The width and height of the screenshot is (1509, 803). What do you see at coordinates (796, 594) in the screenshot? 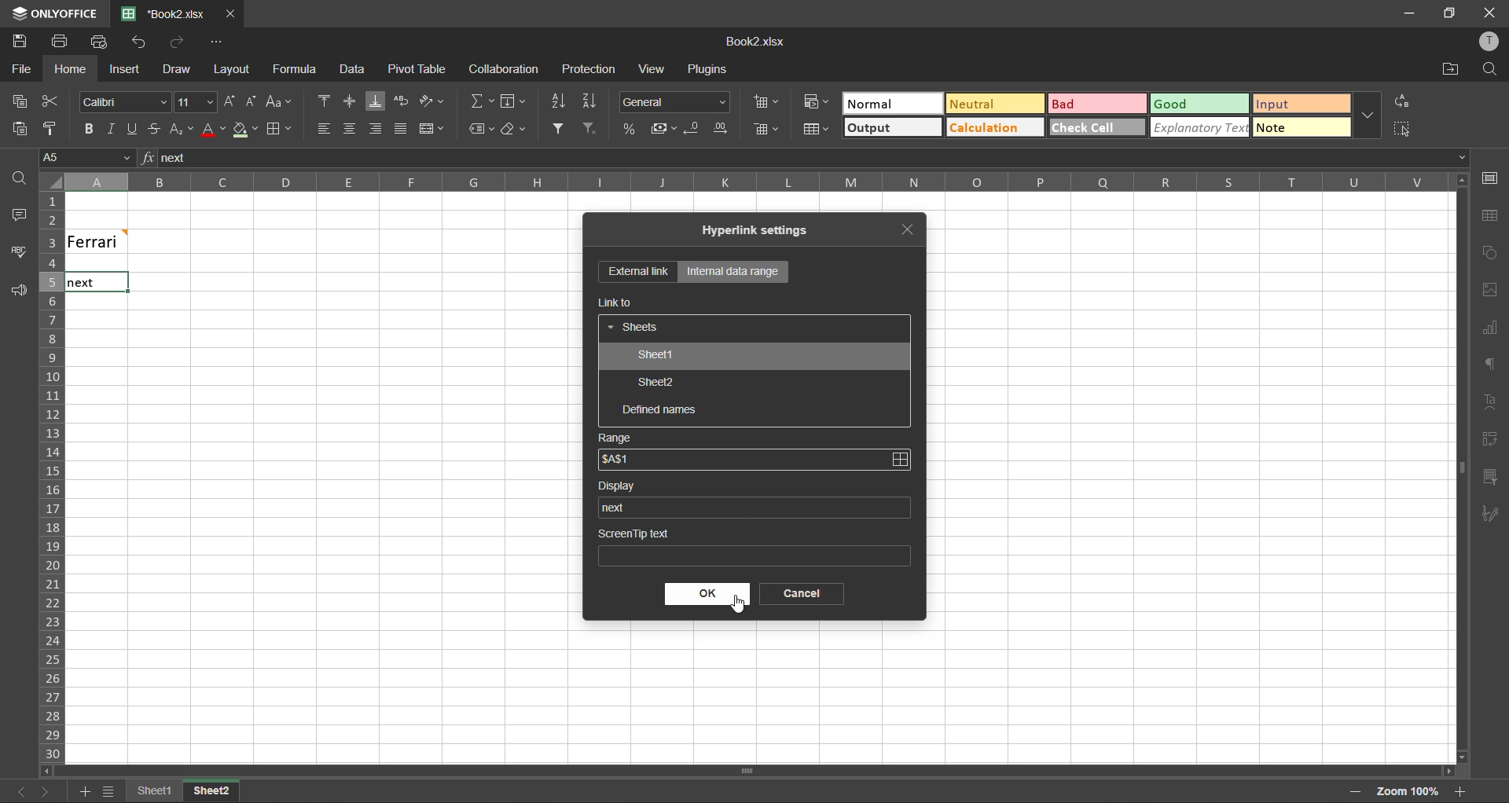
I see `cancel` at bounding box center [796, 594].